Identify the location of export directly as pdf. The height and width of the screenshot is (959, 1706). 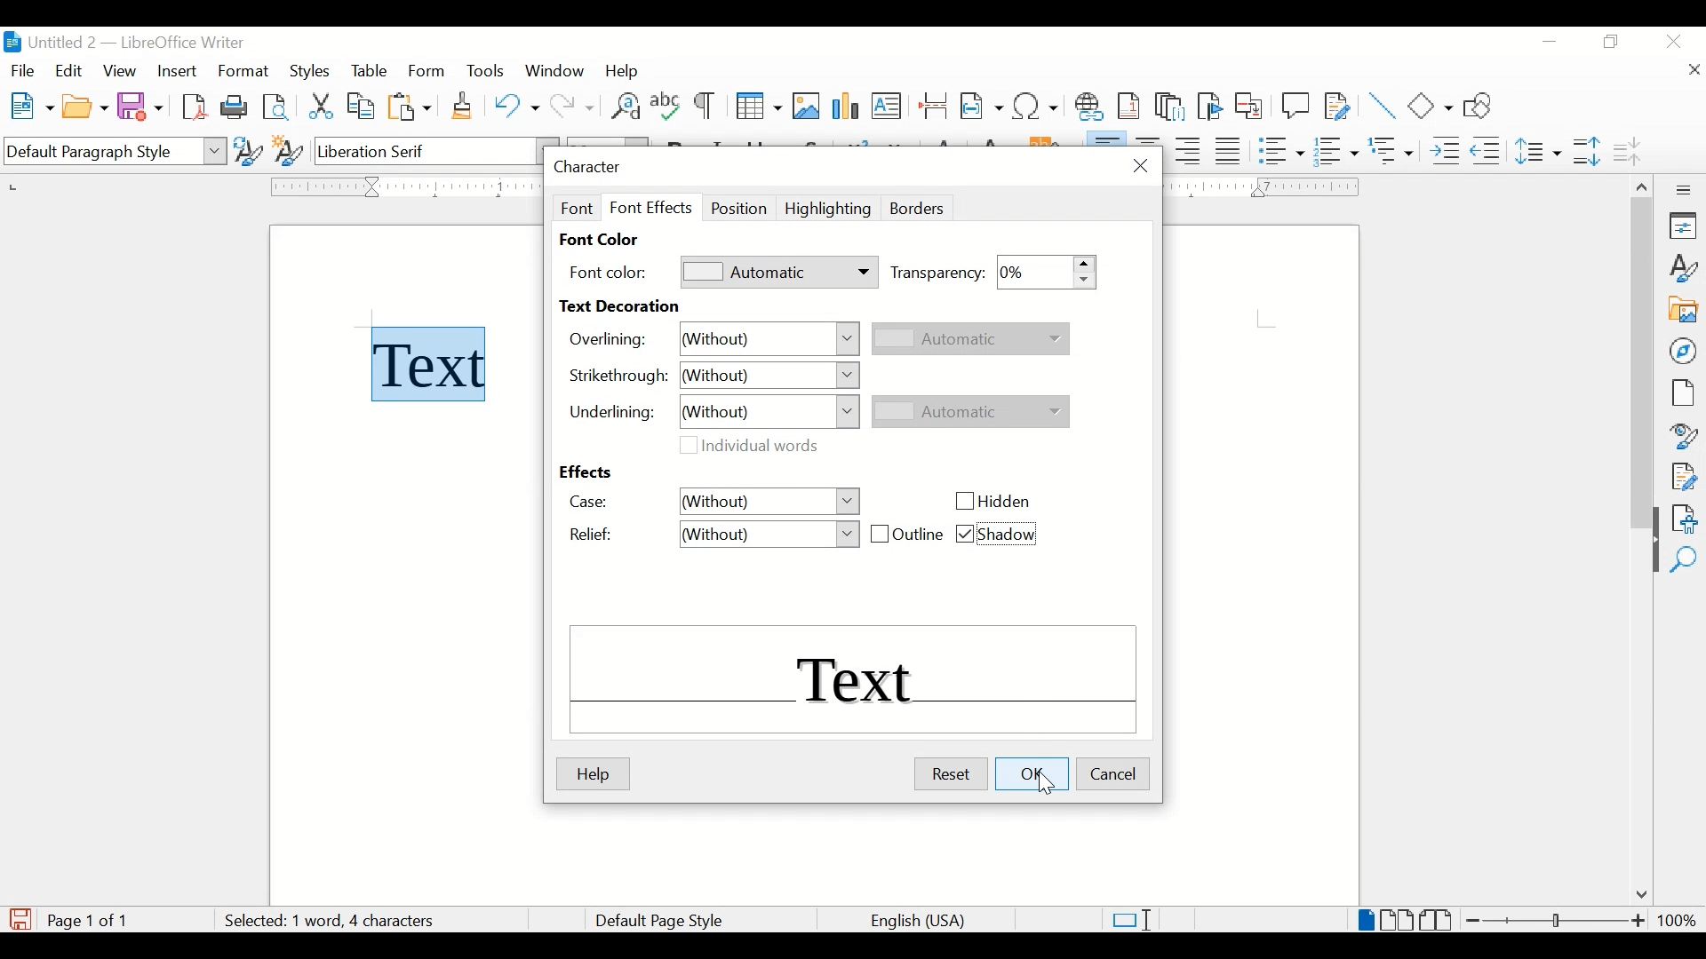
(197, 107).